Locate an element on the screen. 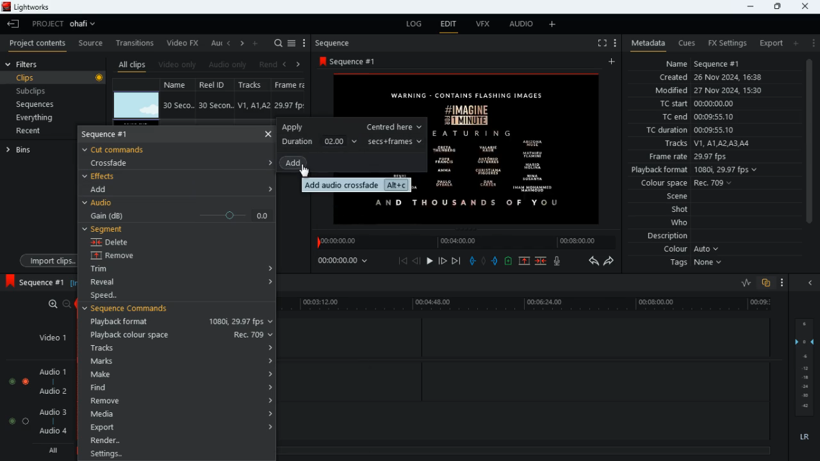  audio 1 is located at coordinates (50, 372).